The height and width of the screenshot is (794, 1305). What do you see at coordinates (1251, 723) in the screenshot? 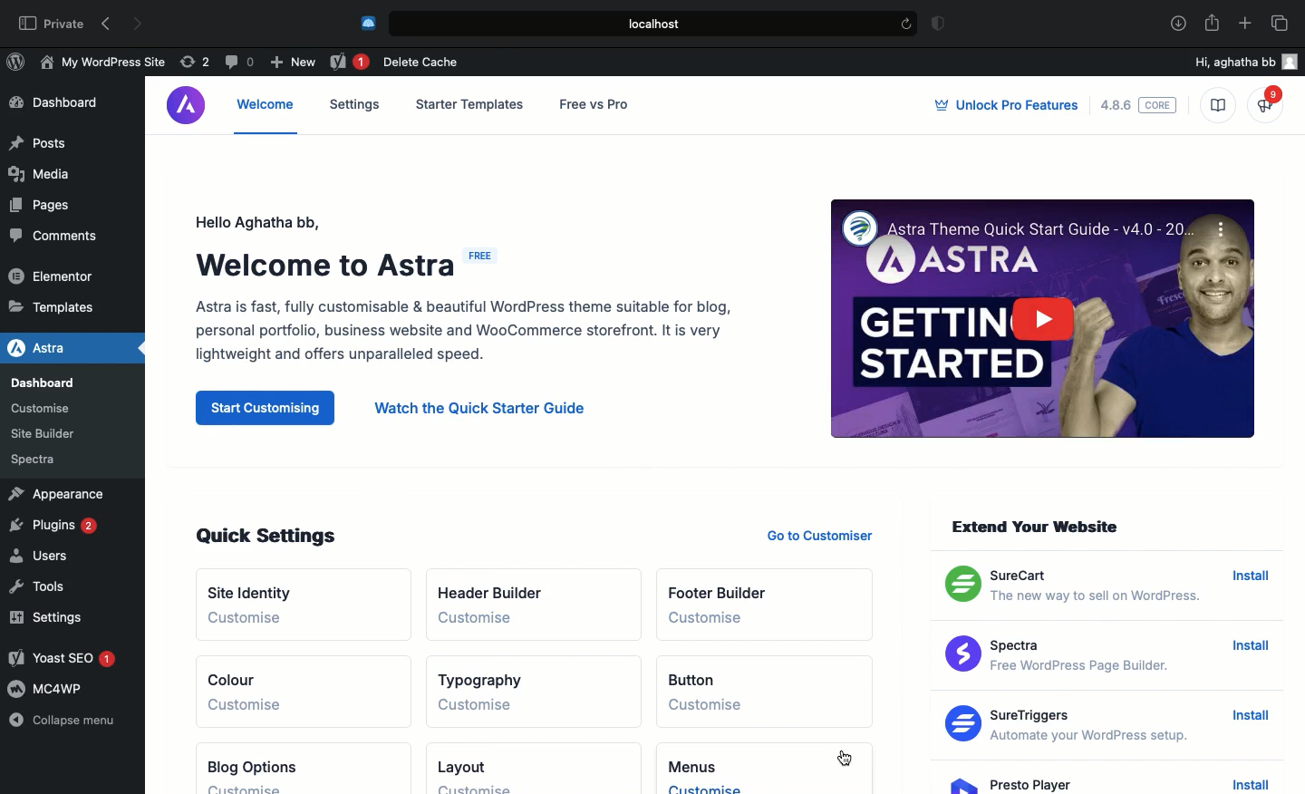
I see `Install` at bounding box center [1251, 723].